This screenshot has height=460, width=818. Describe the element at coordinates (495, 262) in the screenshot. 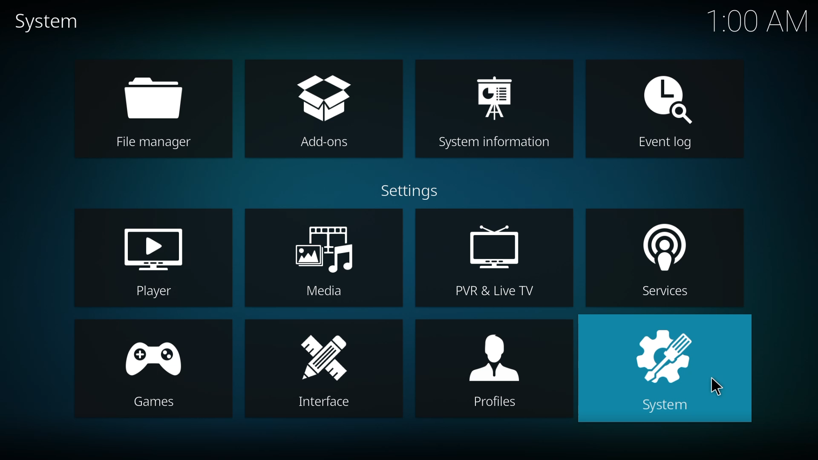

I see `live` at that location.